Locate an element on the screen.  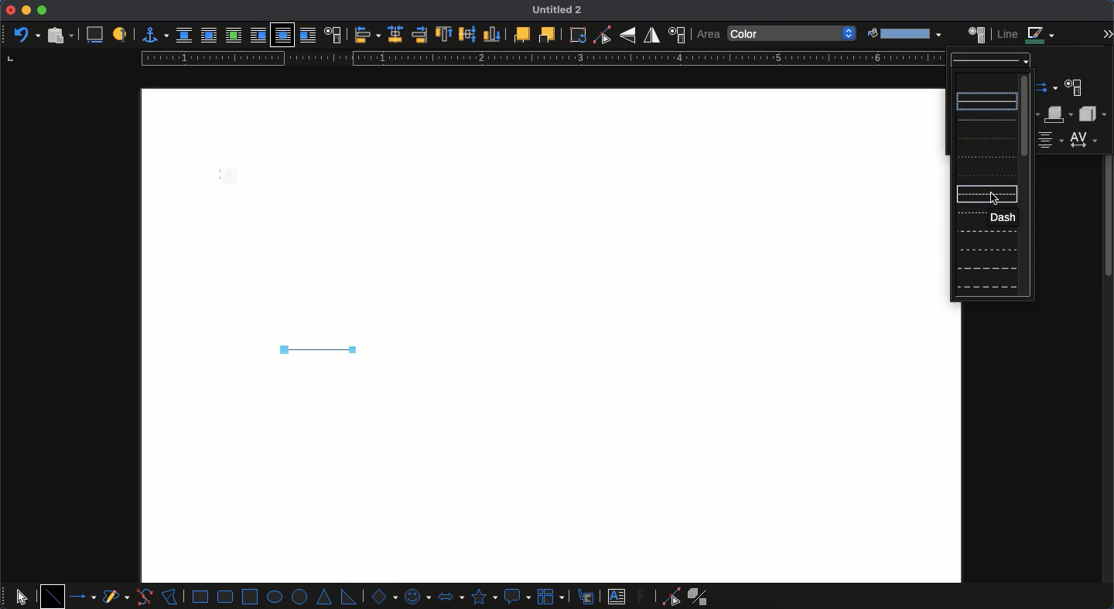
Dash is located at coordinates (971, 194).